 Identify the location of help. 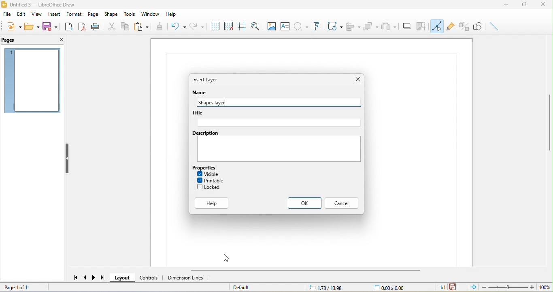
(173, 13).